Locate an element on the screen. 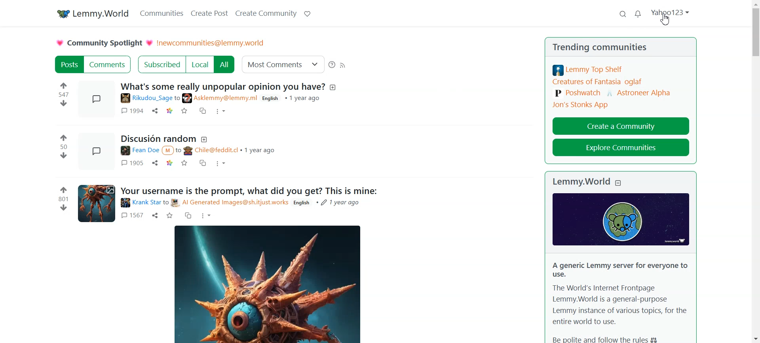 This screenshot has width=760, height=343. 1905 comments is located at coordinates (131, 163).